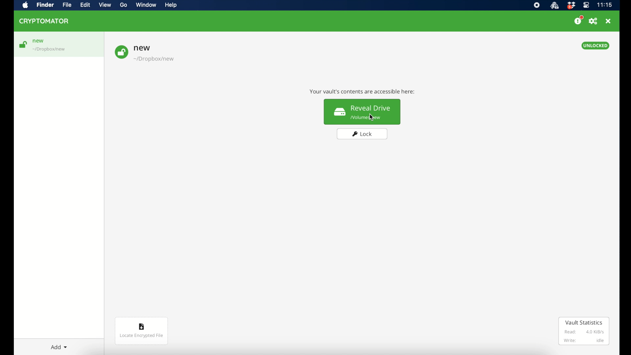 This screenshot has height=355, width=631. What do you see at coordinates (596, 46) in the screenshot?
I see `unlocked` at bounding box center [596, 46].